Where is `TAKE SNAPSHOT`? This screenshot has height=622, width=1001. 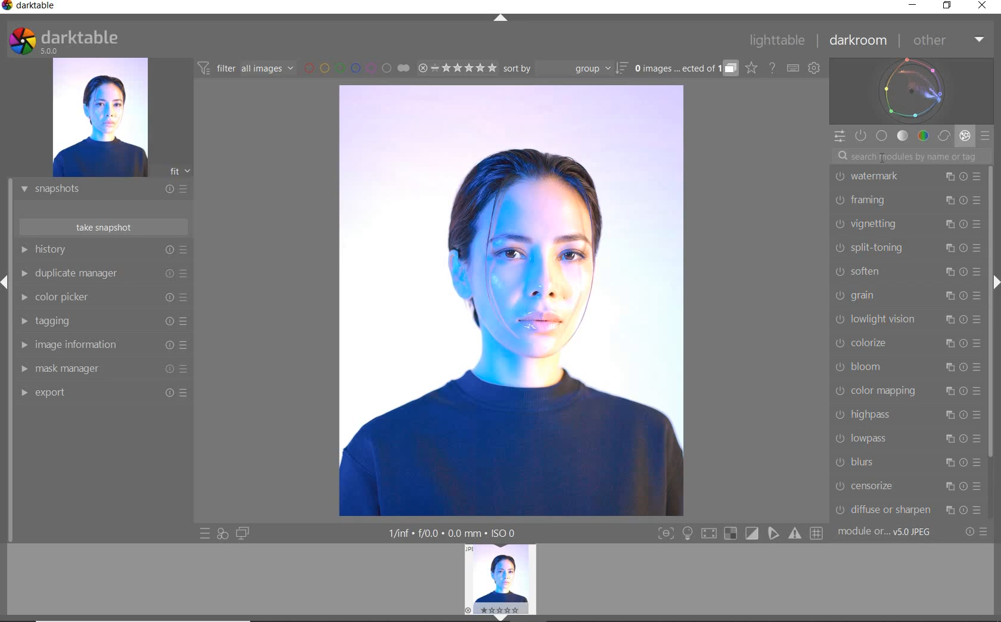
TAKE SNAPSHOT is located at coordinates (102, 226).